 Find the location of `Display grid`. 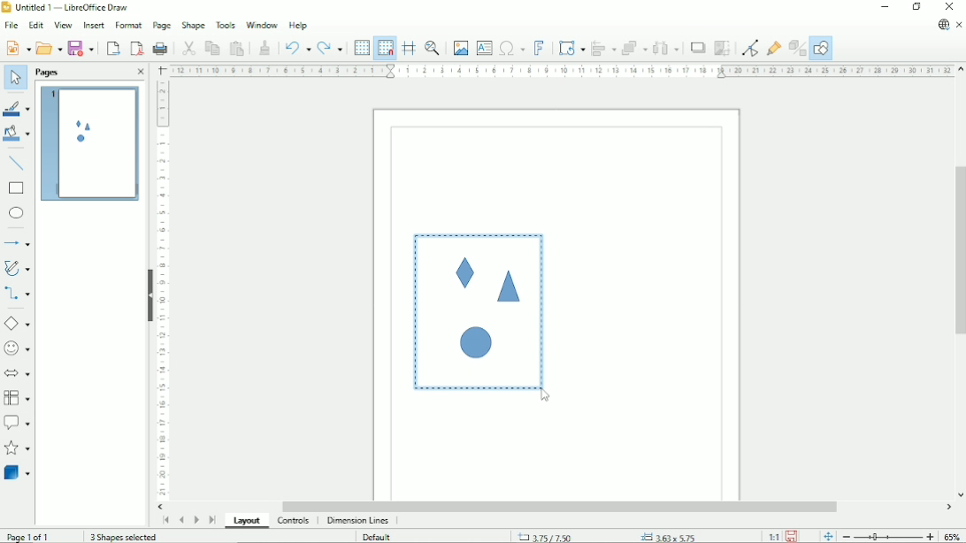

Display grid is located at coordinates (361, 47).